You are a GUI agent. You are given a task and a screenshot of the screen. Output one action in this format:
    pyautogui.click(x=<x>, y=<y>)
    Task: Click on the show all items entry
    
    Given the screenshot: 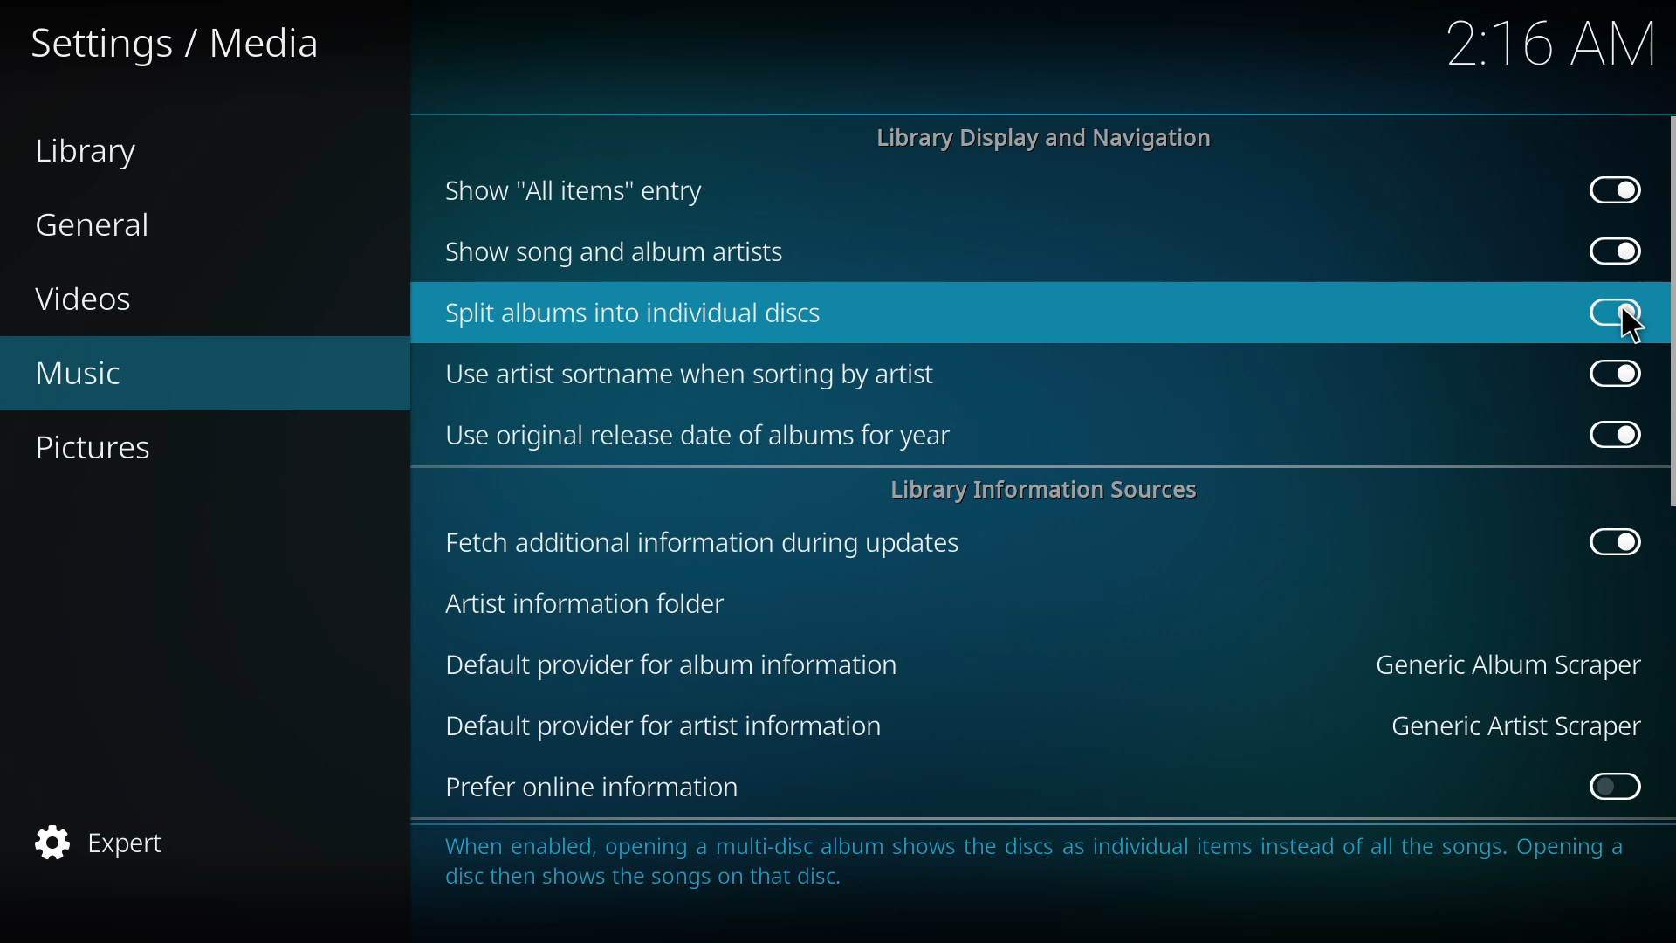 What is the action you would take?
    pyautogui.click(x=577, y=190)
    